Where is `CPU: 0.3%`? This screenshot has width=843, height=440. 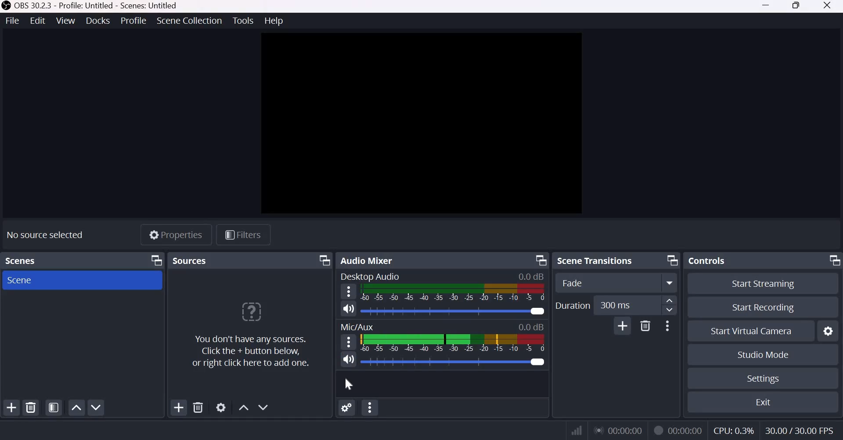 CPU: 0.3% is located at coordinates (733, 429).